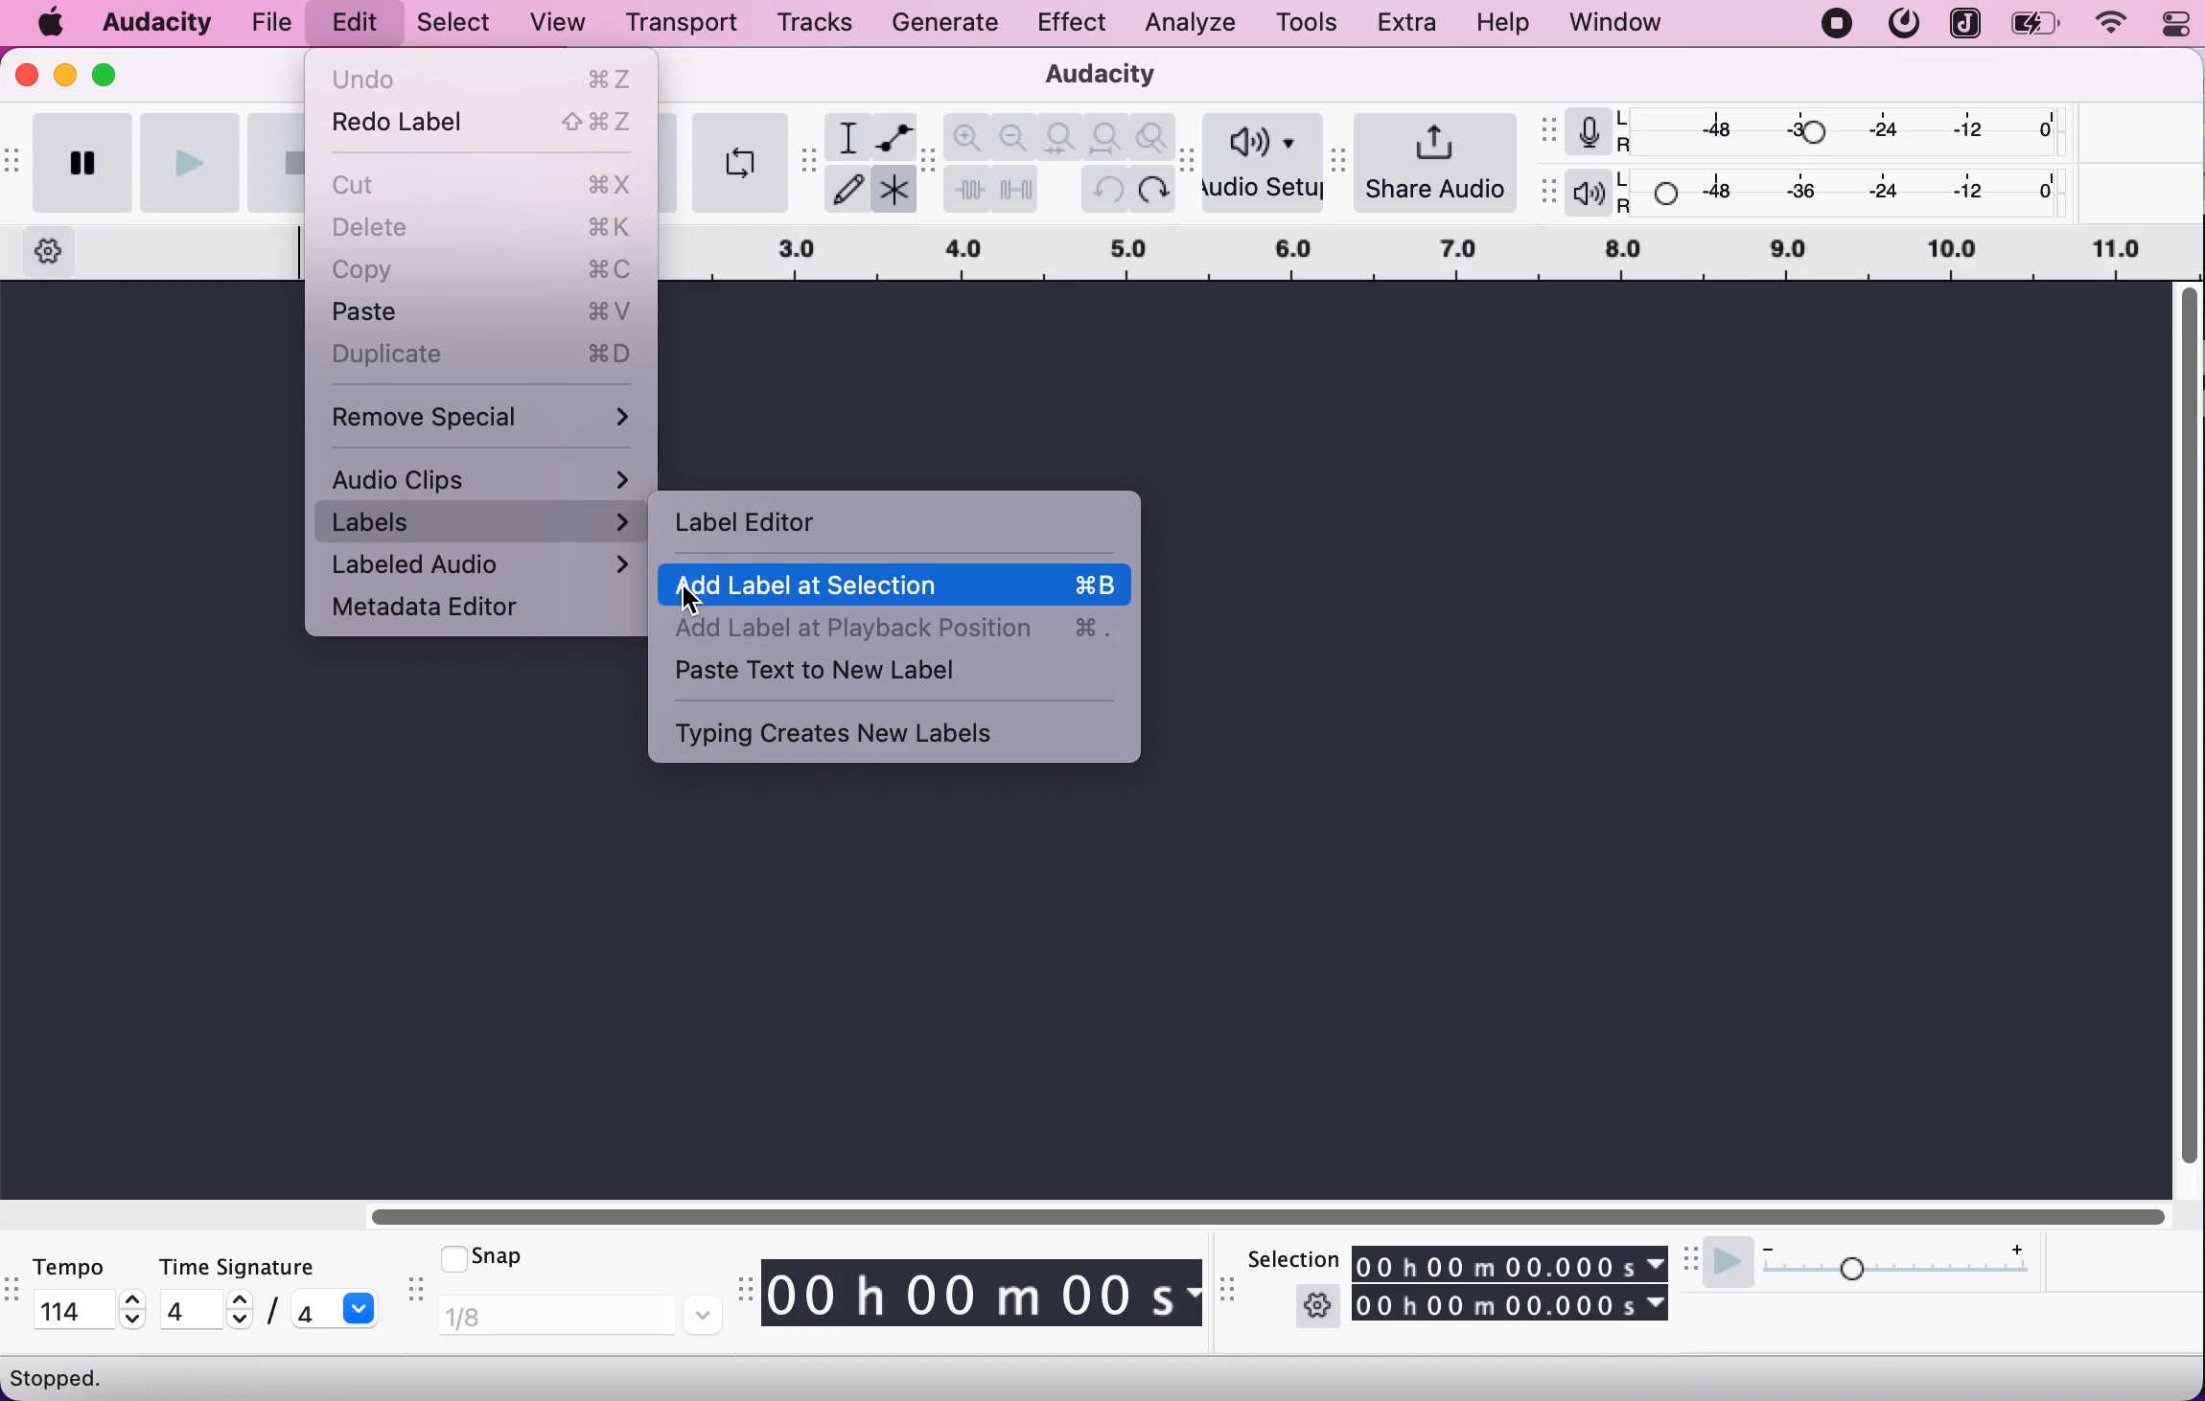  I want to click on generate, so click(951, 27).